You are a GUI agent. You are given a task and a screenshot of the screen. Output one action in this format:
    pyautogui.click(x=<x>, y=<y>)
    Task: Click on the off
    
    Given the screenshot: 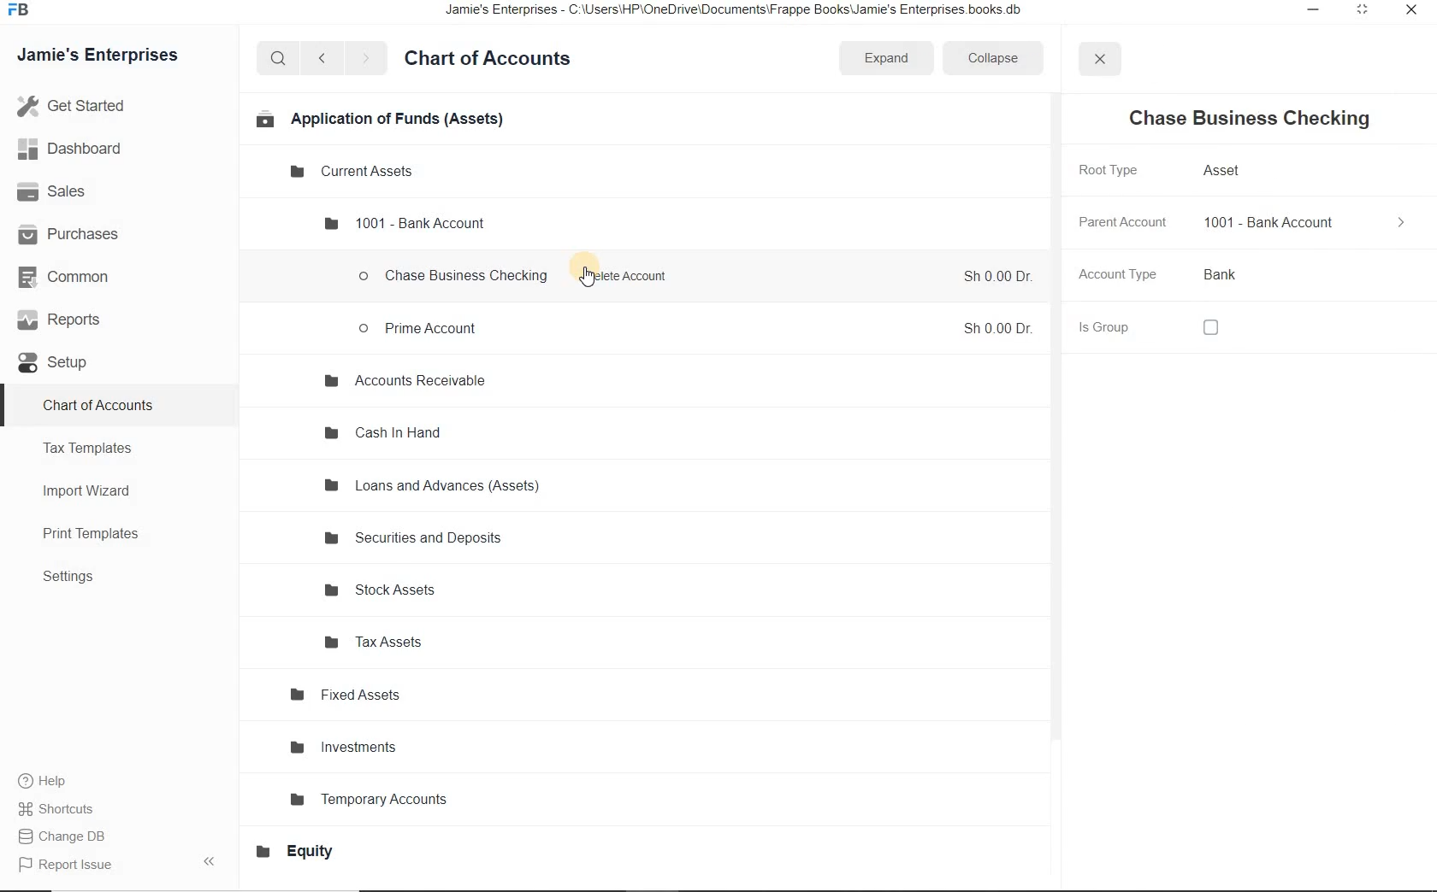 What is the action you would take?
    pyautogui.click(x=1209, y=328)
    